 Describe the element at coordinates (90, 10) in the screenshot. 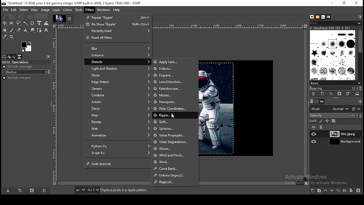

I see `filters` at that location.